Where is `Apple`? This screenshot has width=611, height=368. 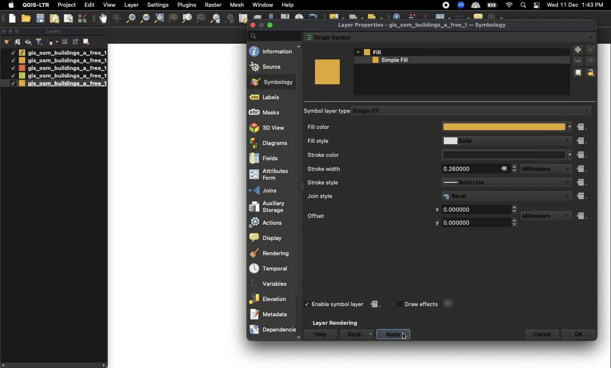
Apple is located at coordinates (10, 5).